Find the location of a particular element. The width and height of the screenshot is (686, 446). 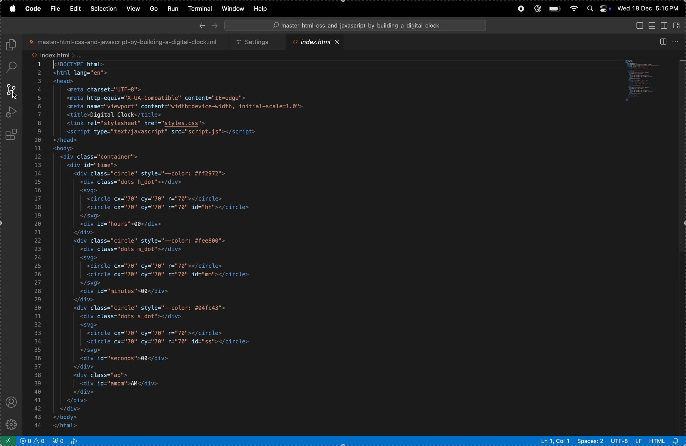

toggle panel is located at coordinates (651, 25).